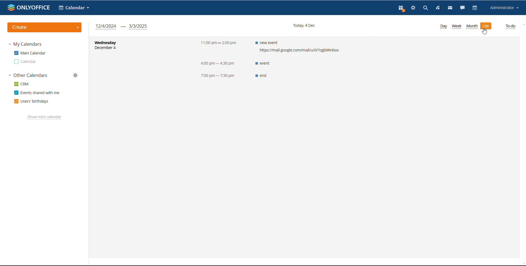 The height and width of the screenshot is (266, 526). What do you see at coordinates (456, 27) in the screenshot?
I see `week view` at bounding box center [456, 27].